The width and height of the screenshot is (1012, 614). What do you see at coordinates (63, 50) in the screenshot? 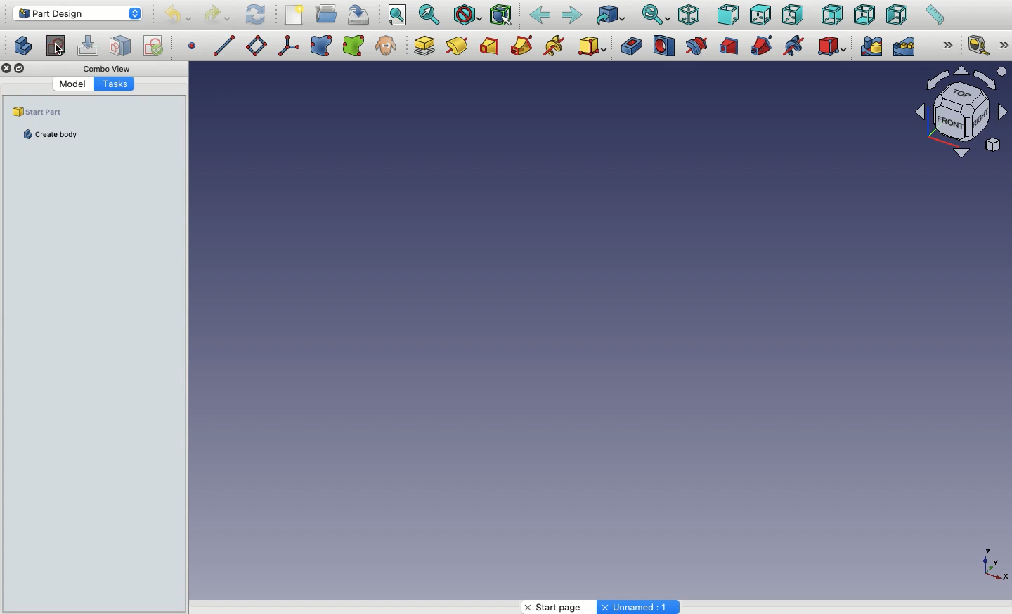
I see `Click` at bounding box center [63, 50].